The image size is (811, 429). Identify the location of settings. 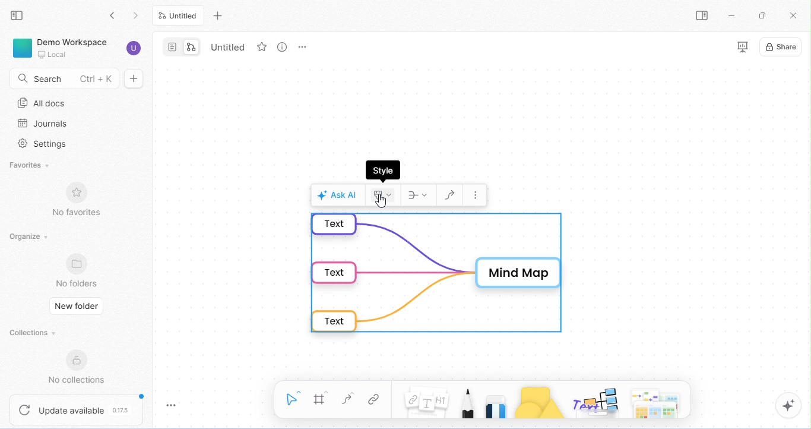
(43, 143).